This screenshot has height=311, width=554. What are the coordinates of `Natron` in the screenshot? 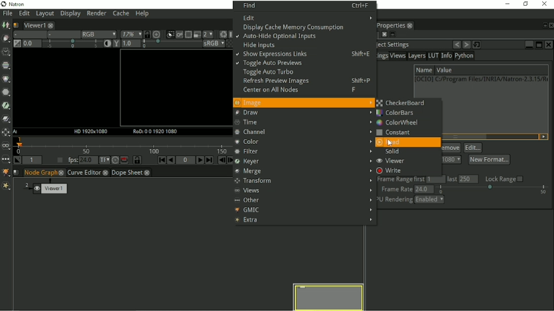 It's located at (15, 4).